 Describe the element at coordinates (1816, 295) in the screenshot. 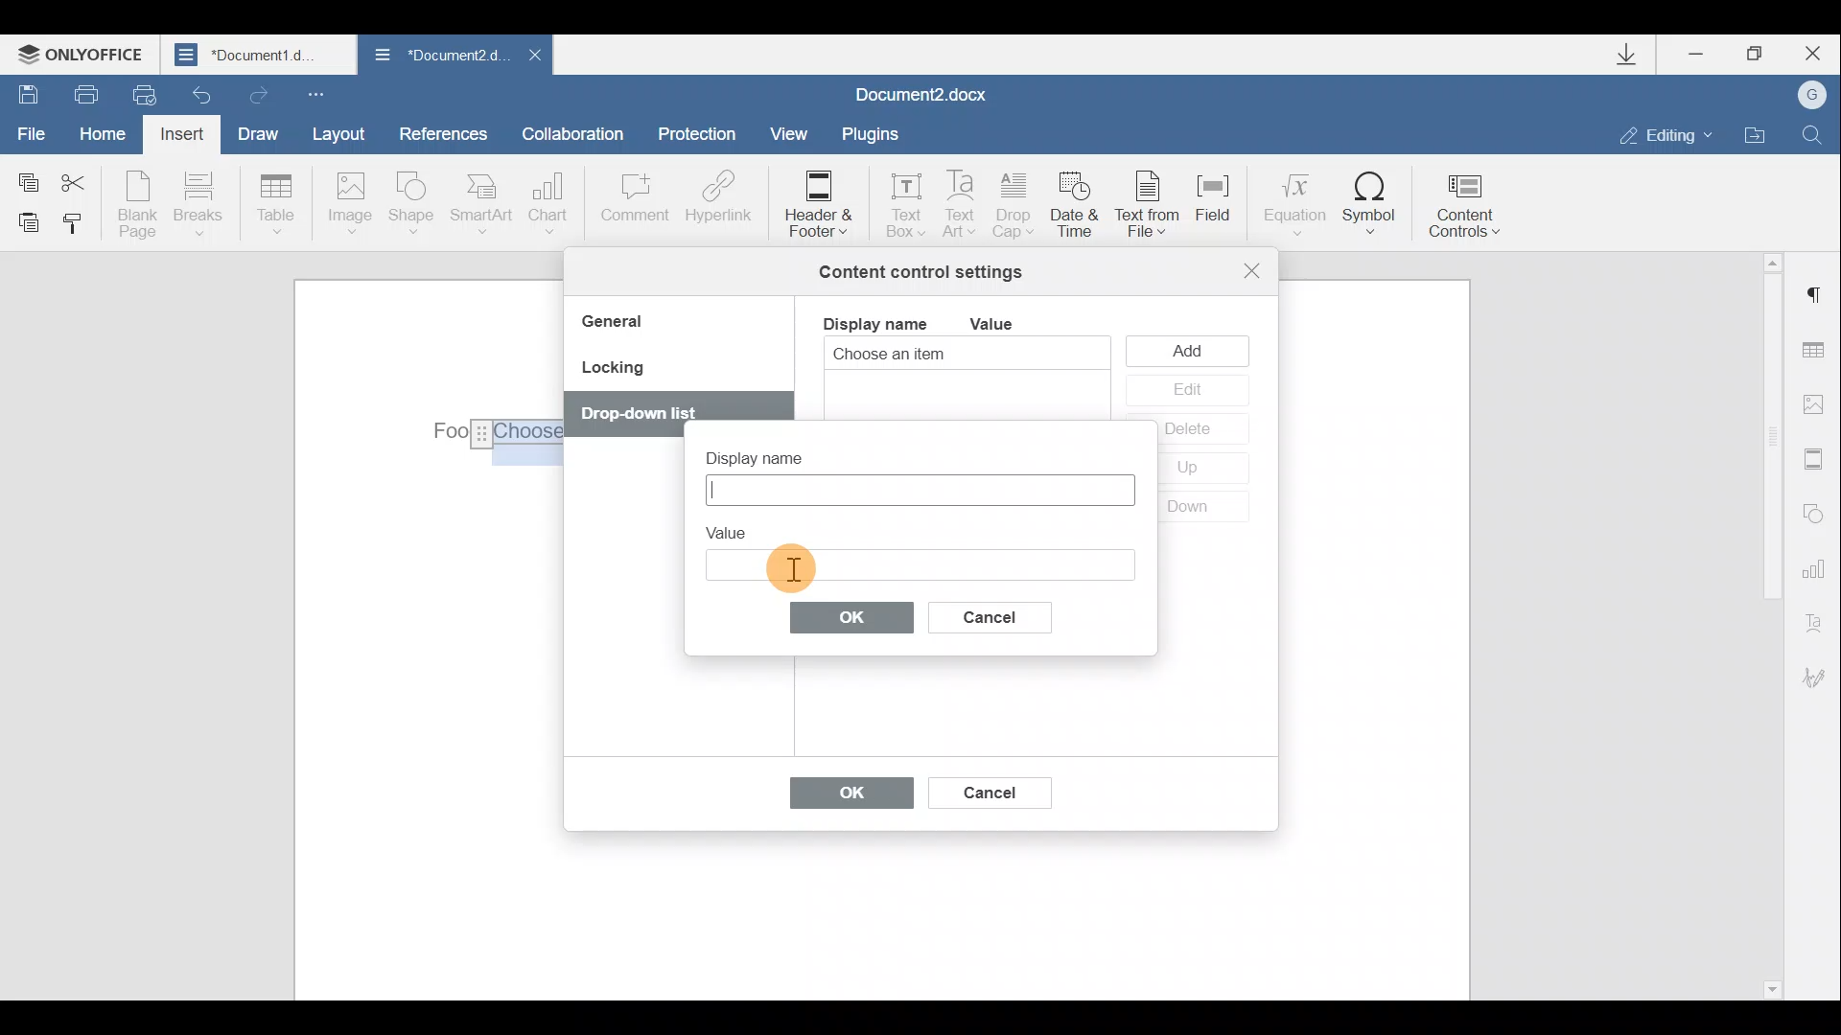

I see `Paragraph settings` at that location.